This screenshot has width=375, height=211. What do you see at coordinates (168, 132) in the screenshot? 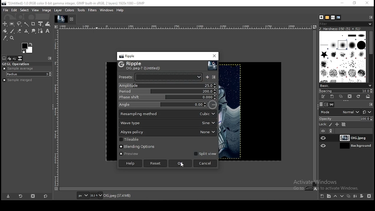
I see `abyss policy` at bounding box center [168, 132].